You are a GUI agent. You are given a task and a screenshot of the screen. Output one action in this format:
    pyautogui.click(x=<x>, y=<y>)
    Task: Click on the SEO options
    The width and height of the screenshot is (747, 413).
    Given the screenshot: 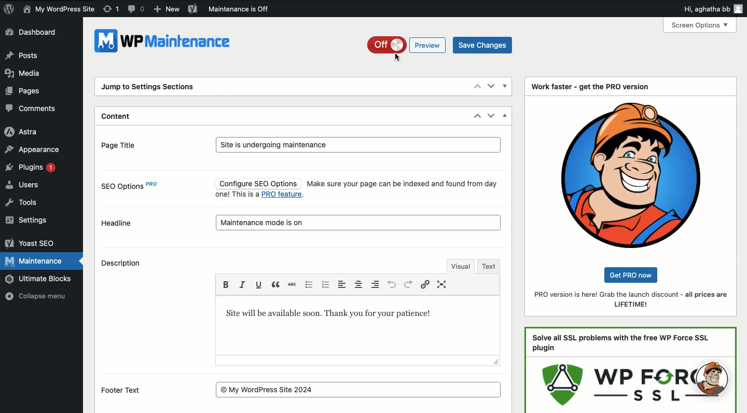 What is the action you would take?
    pyautogui.click(x=132, y=188)
    